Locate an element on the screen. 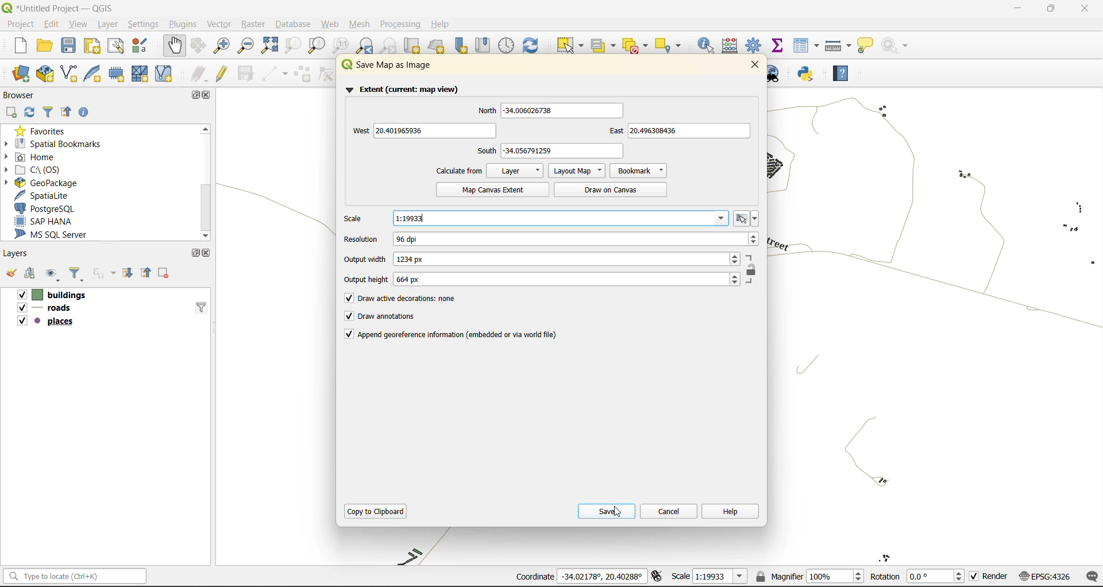 The image size is (1103, 587). save map as image is located at coordinates (401, 66).